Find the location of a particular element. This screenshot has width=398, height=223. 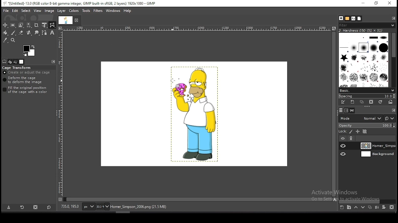

spacing is located at coordinates (367, 96).